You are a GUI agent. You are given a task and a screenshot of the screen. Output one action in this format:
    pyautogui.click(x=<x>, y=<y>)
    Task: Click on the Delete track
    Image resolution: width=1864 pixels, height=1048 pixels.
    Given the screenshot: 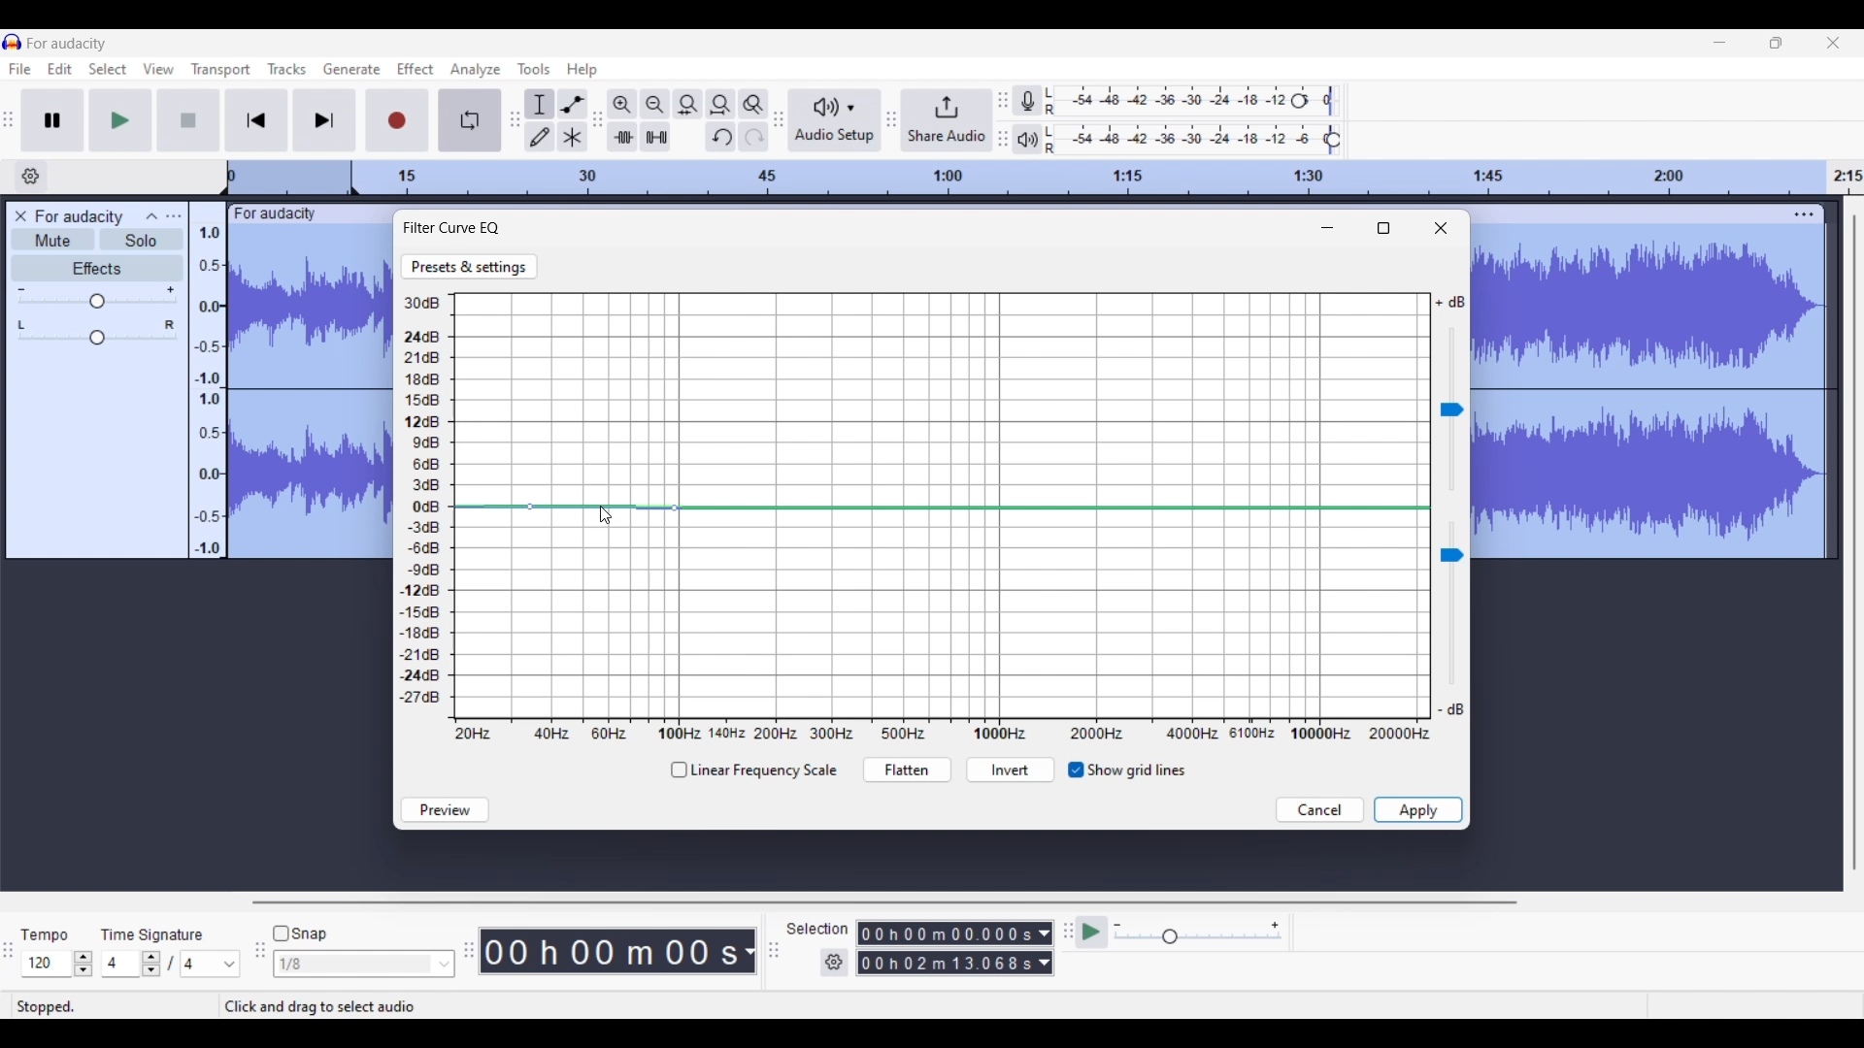 What is the action you would take?
    pyautogui.click(x=23, y=216)
    